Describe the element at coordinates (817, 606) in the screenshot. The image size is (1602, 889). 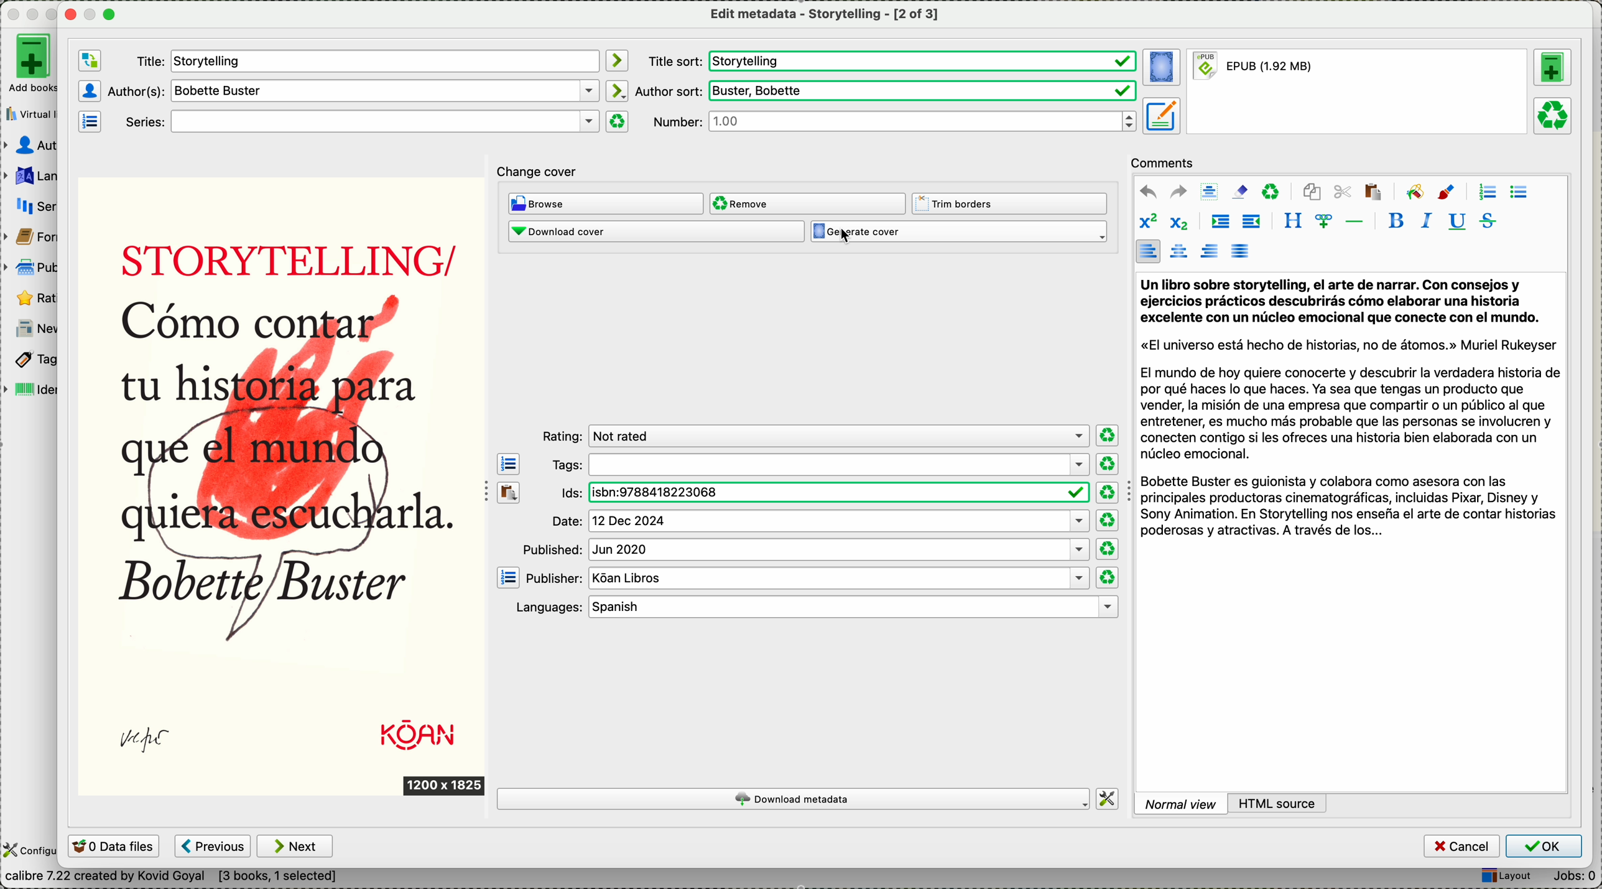
I see `languages` at that location.